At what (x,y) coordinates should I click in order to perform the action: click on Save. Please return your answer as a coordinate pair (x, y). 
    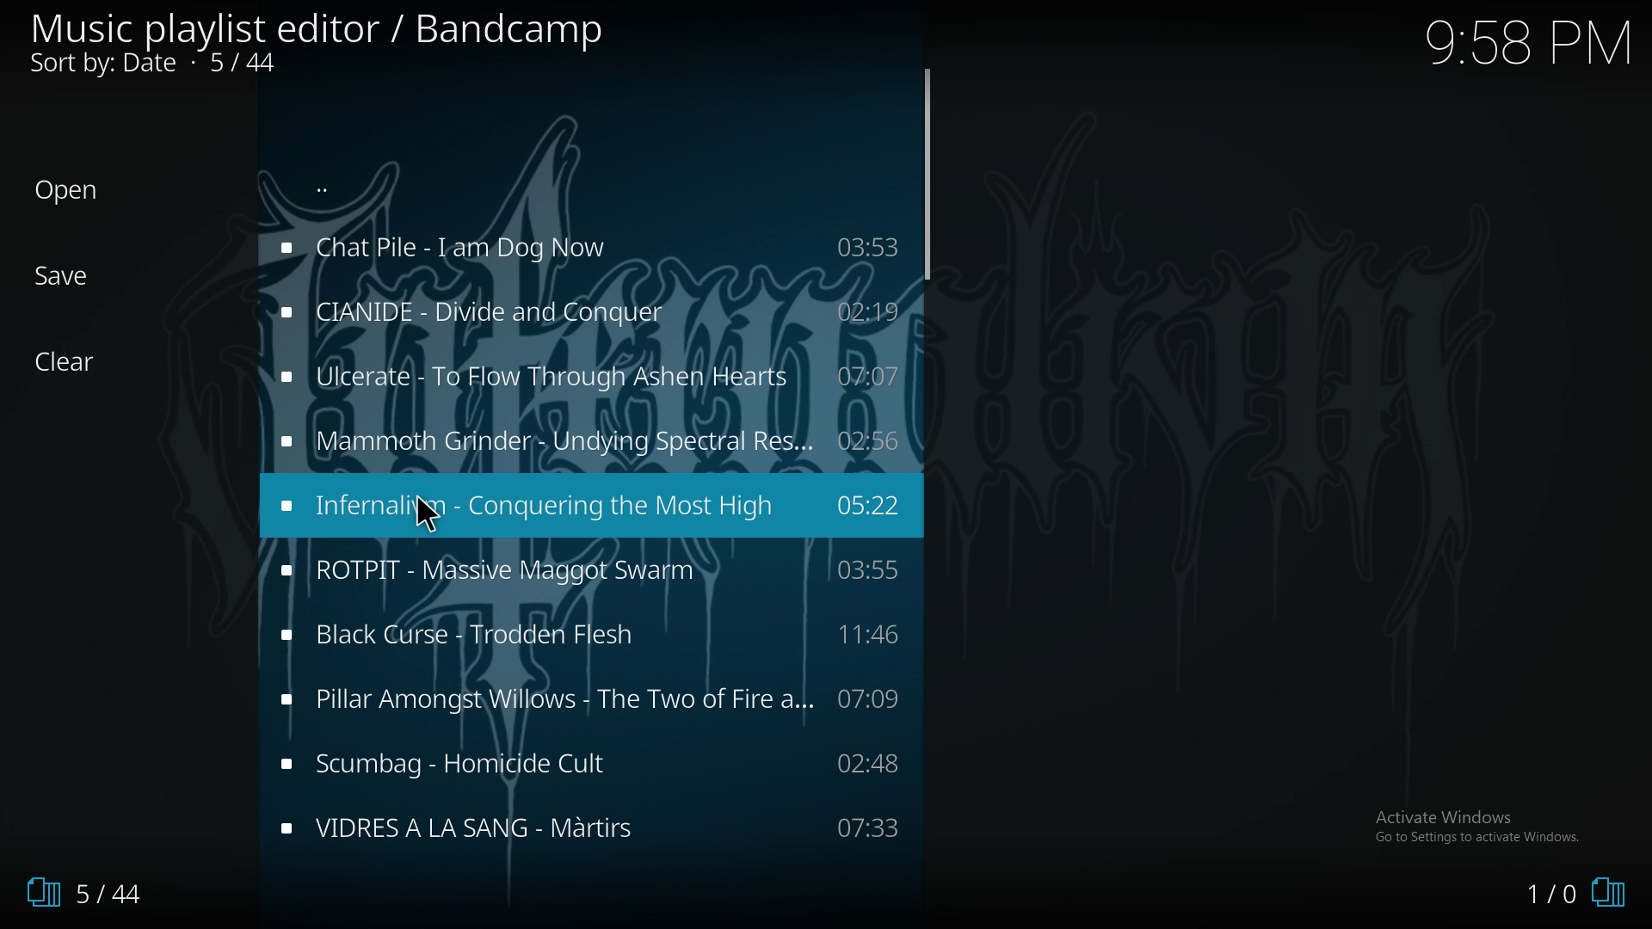
    Looking at the image, I should click on (65, 276).